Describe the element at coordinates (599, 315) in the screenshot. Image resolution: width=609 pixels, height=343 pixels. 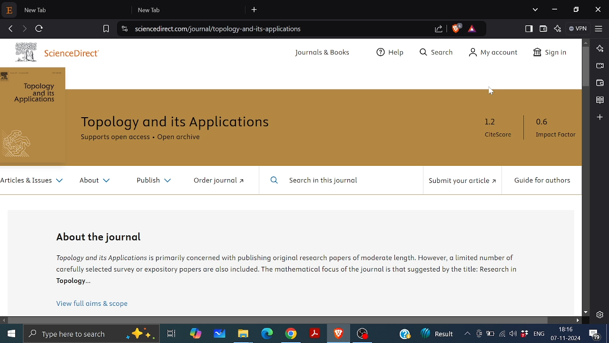
I see `Settings` at that location.